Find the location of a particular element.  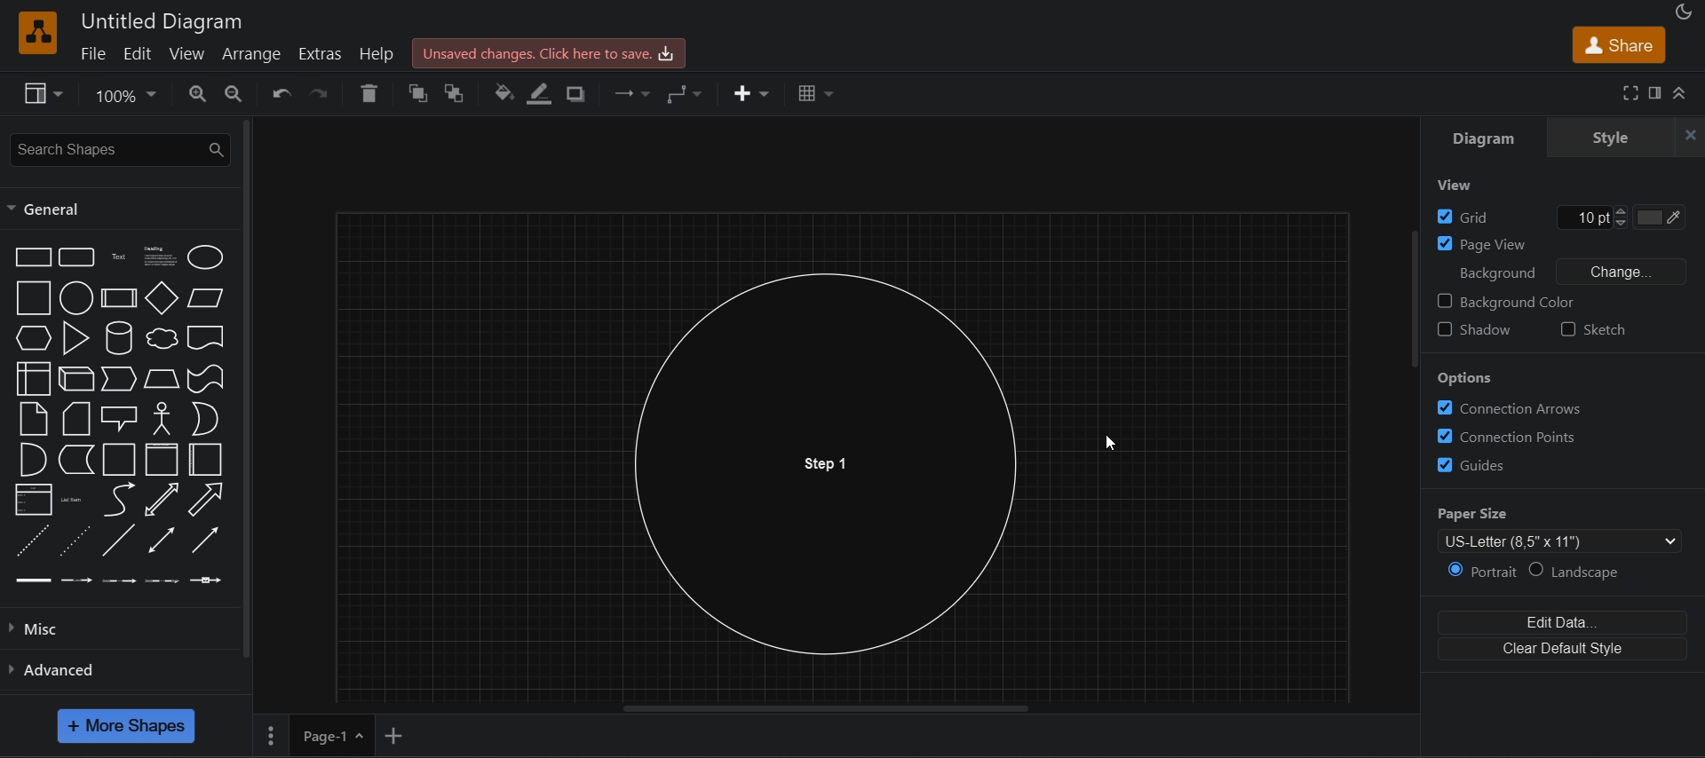

callout is located at coordinates (121, 421).